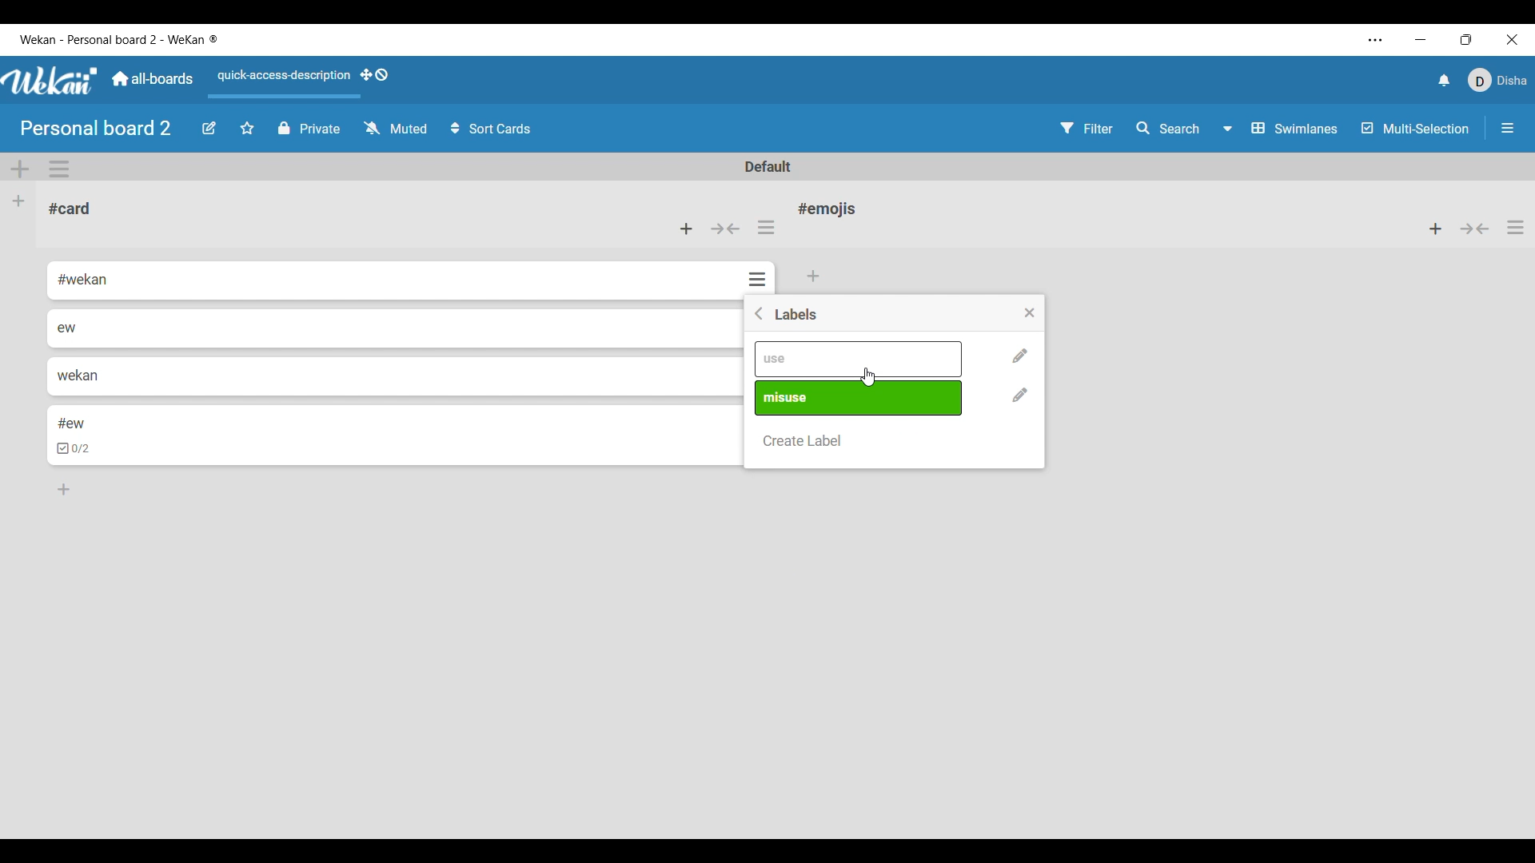  What do you see at coordinates (491, 128) in the screenshot?
I see `Sort card options` at bounding box center [491, 128].